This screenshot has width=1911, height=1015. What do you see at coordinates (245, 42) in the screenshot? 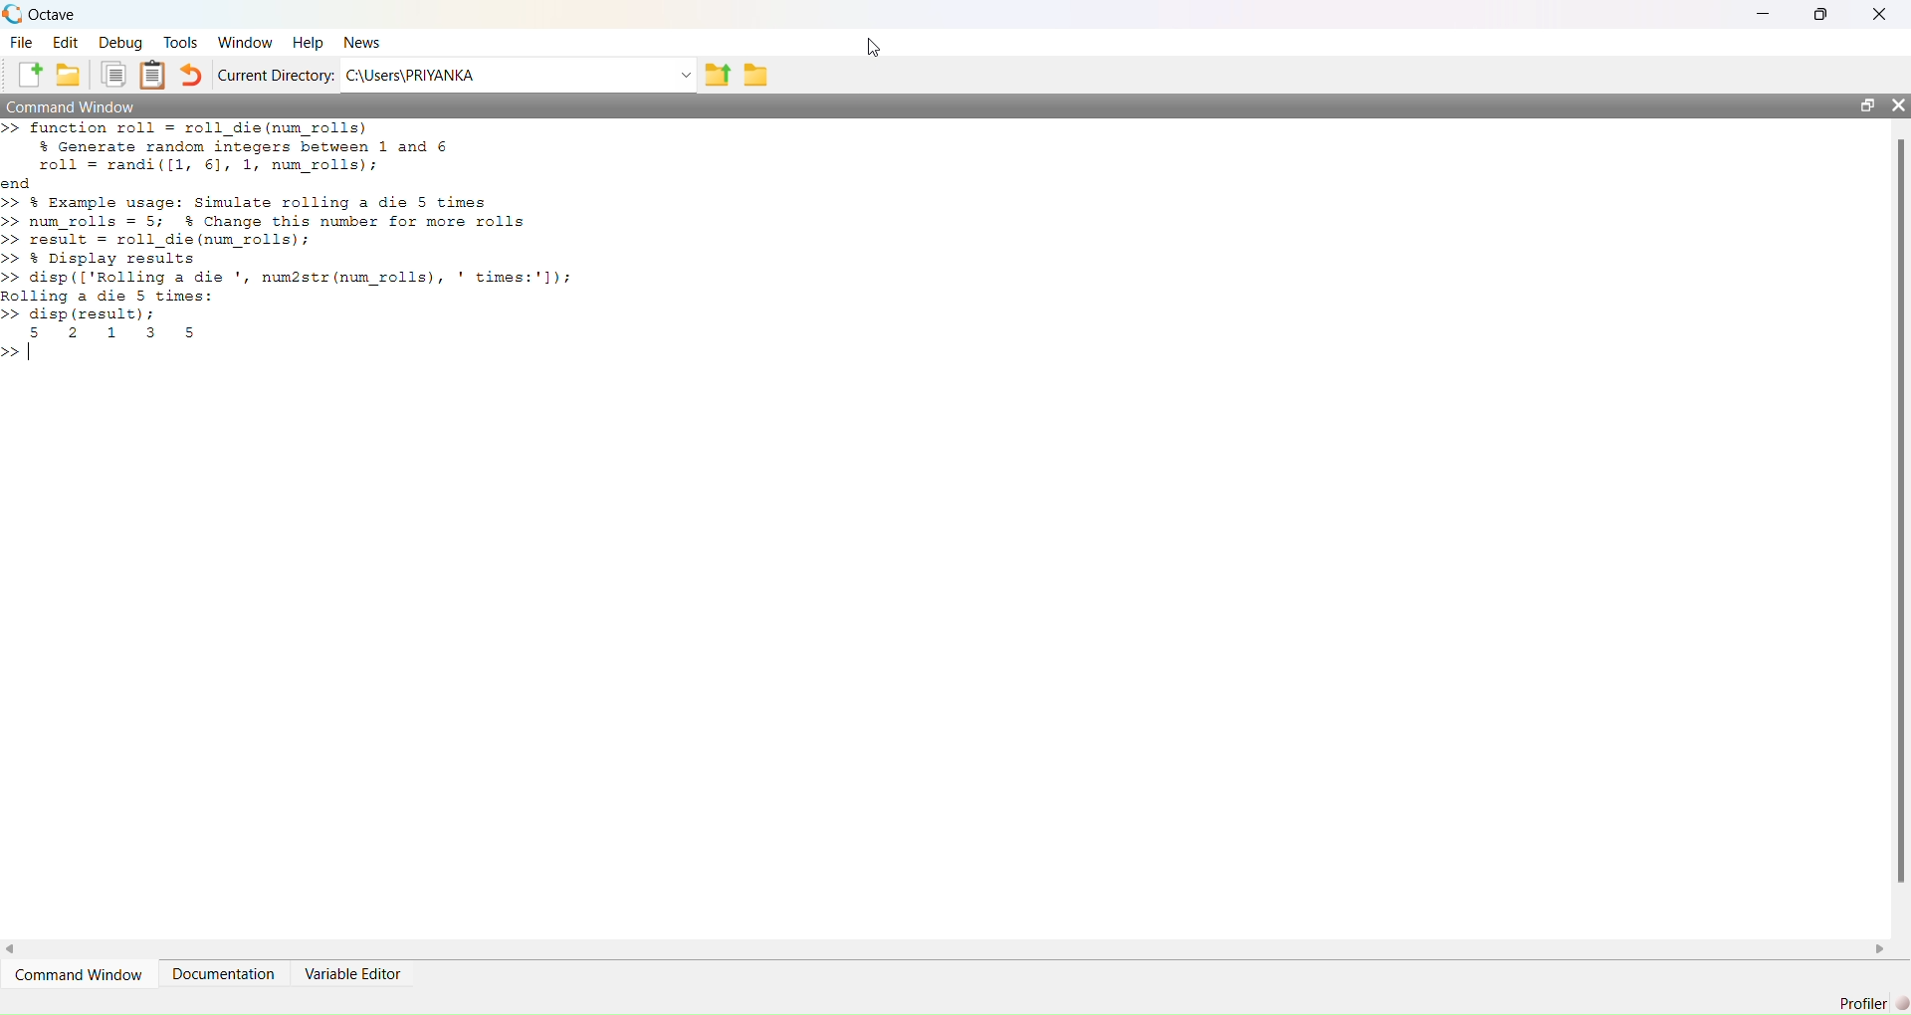
I see `Window` at bounding box center [245, 42].